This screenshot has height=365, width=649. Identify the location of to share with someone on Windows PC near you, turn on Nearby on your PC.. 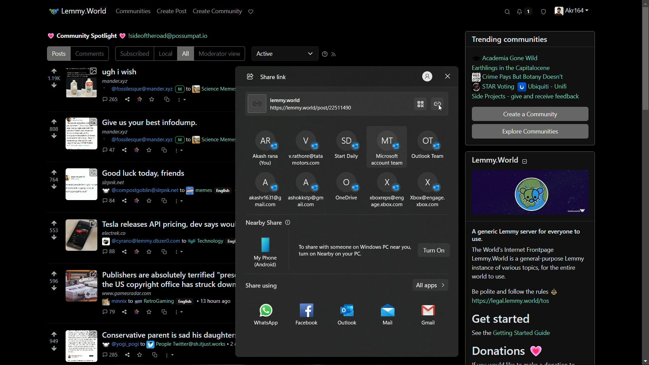
(354, 250).